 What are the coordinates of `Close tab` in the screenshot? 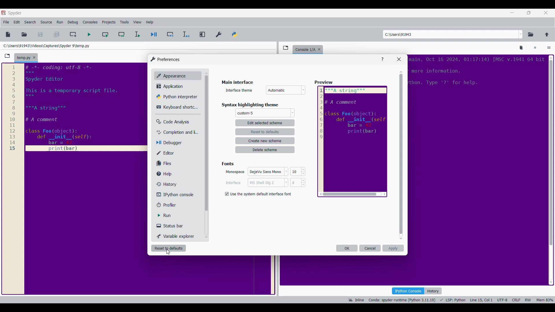 It's located at (34, 57).